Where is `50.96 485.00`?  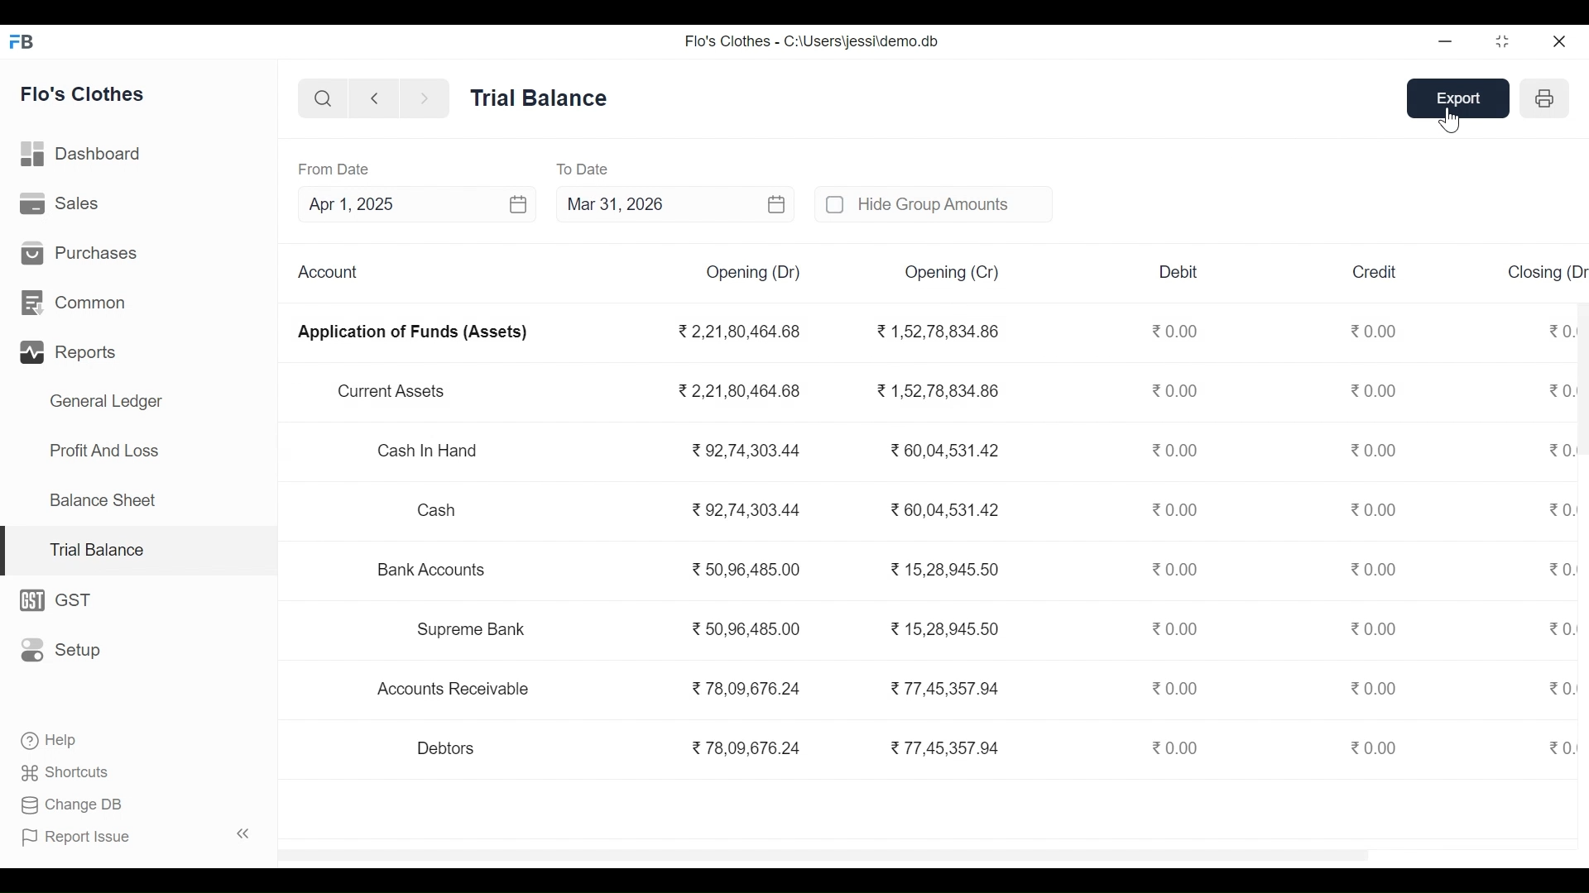 50.96 485.00 is located at coordinates (746, 568).